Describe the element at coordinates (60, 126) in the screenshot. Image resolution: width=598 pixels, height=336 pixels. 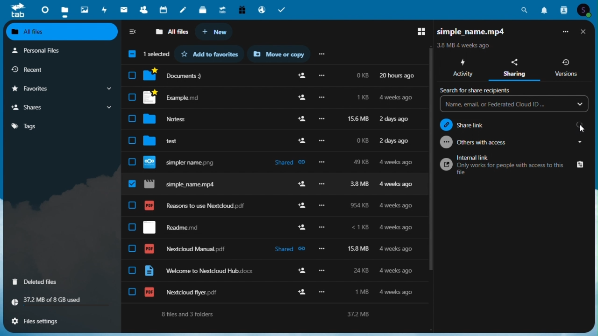
I see `Tags` at that location.